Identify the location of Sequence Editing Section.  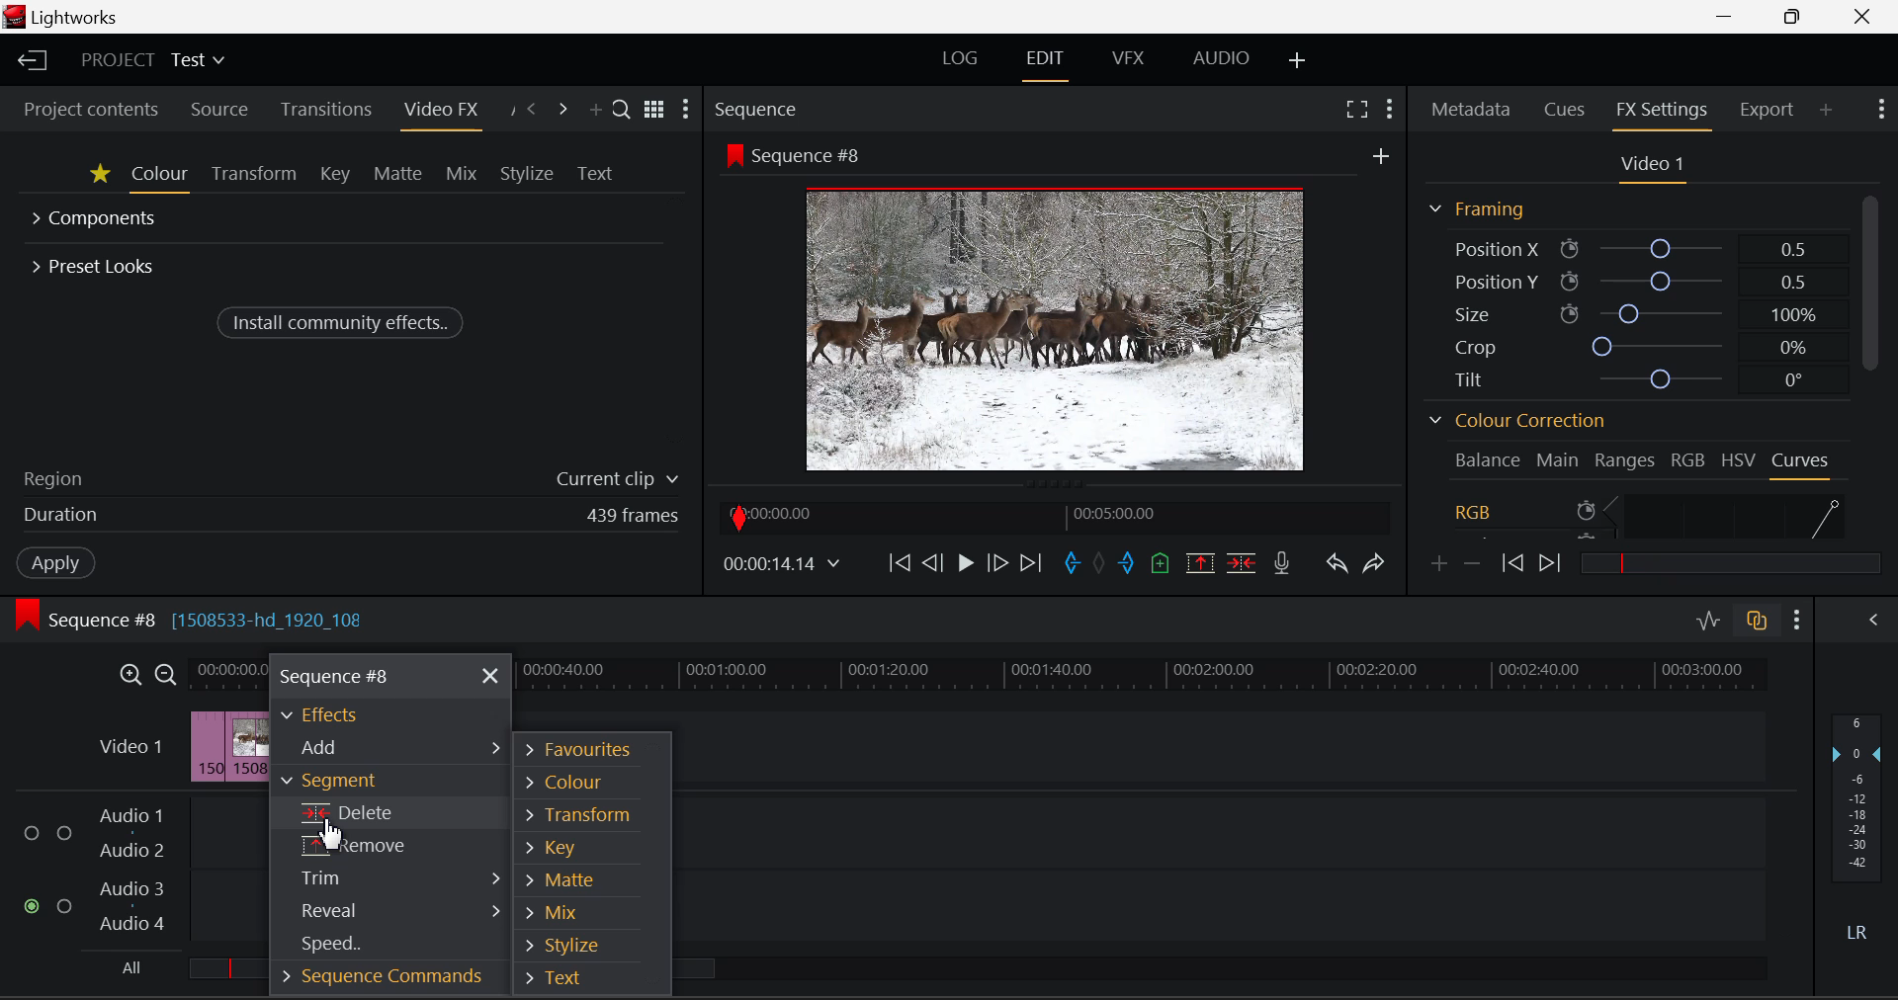
(194, 620).